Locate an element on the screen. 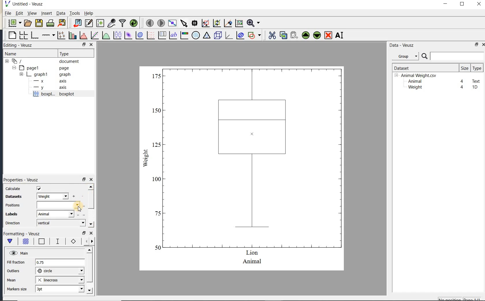 This screenshot has width=485, height=301. plot key is located at coordinates (161, 35).